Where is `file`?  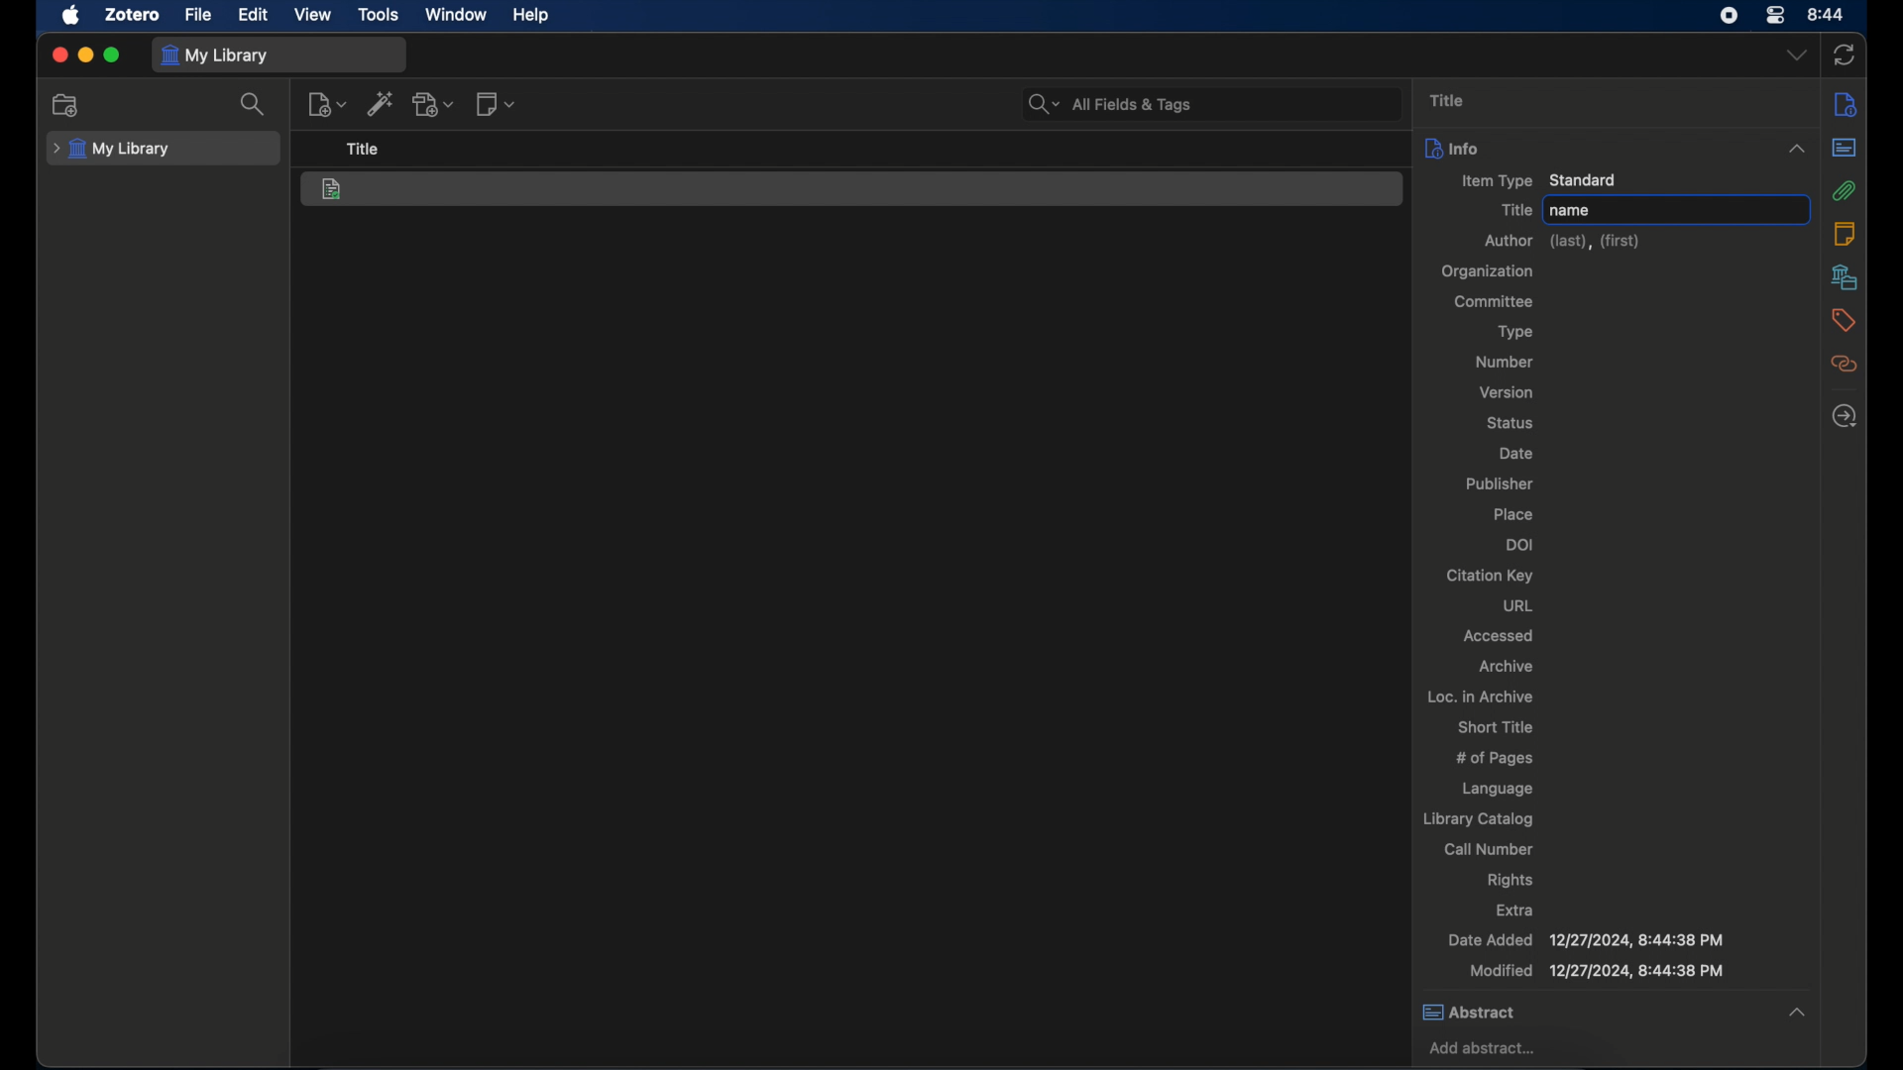
file is located at coordinates (197, 15).